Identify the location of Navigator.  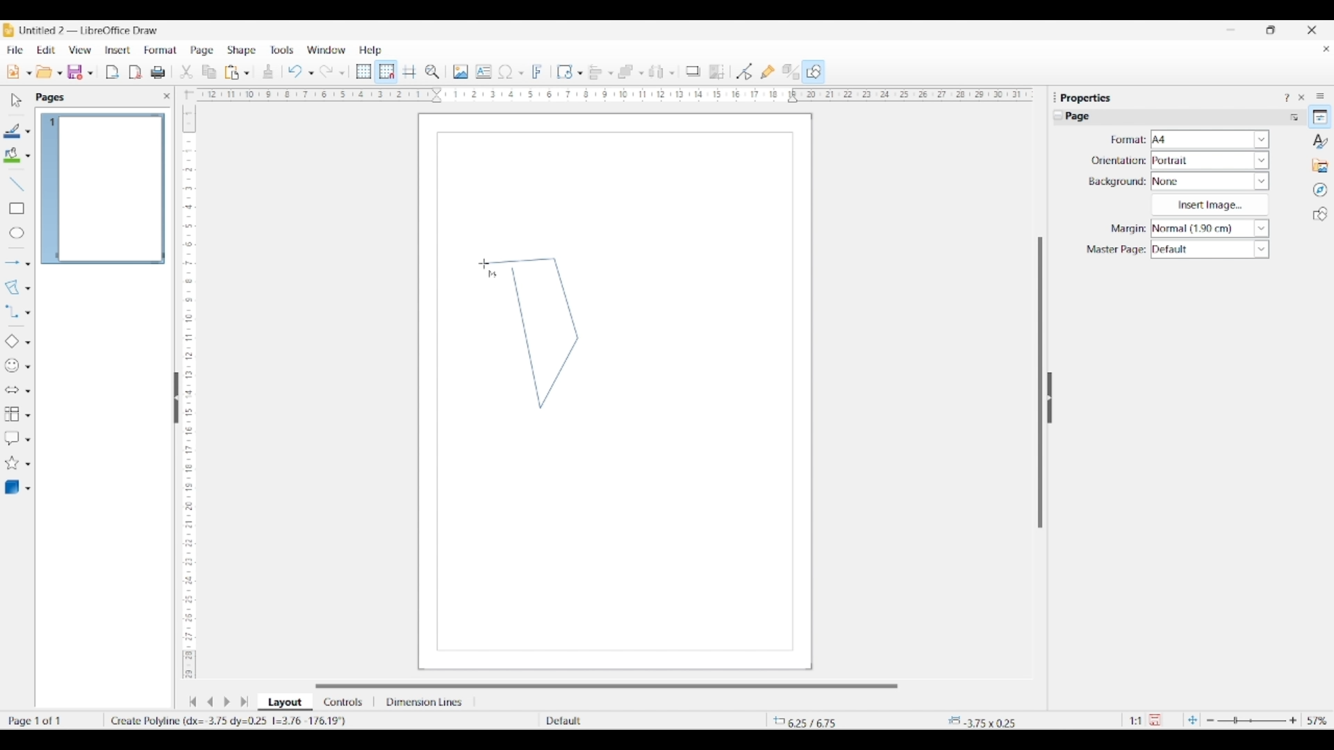
(1320, 190).